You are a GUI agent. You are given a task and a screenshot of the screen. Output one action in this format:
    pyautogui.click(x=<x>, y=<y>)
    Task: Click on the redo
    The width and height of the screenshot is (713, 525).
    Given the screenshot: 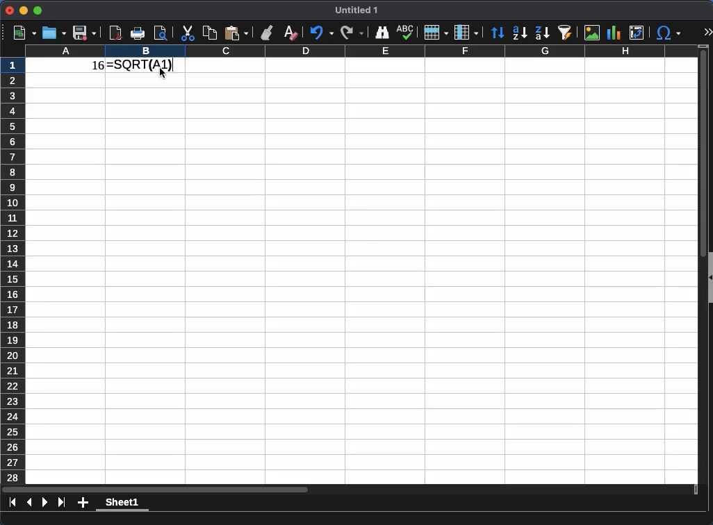 What is the action you would take?
    pyautogui.click(x=352, y=33)
    